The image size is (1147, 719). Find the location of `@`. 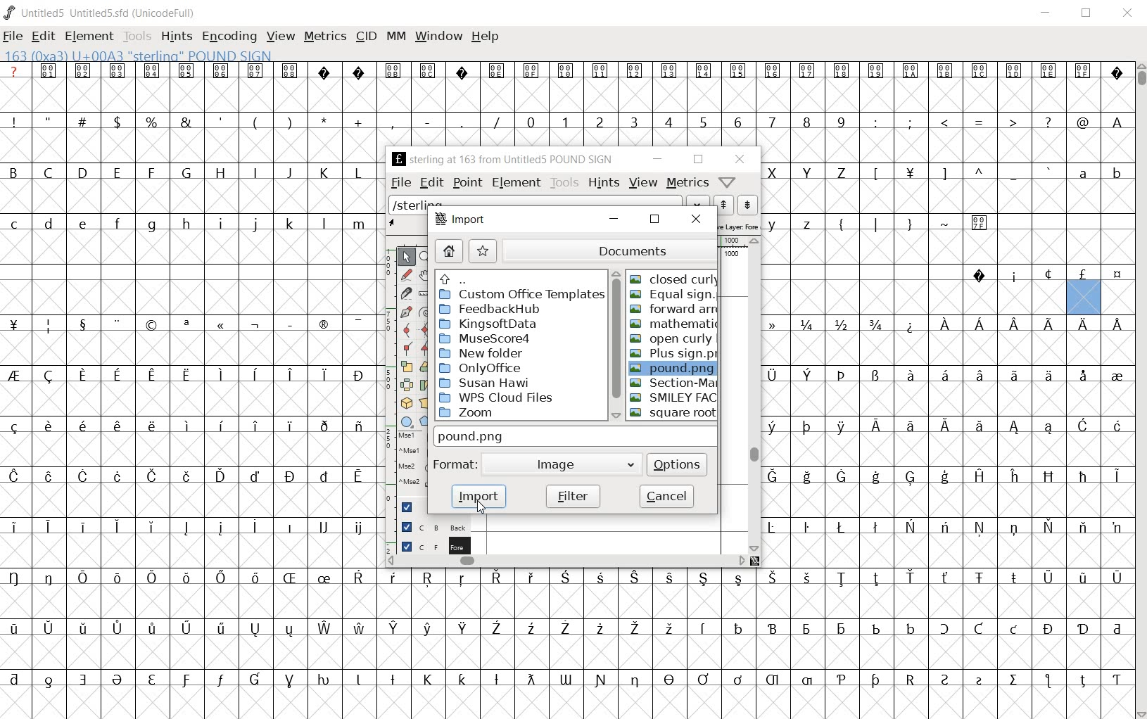

@ is located at coordinates (1082, 121).